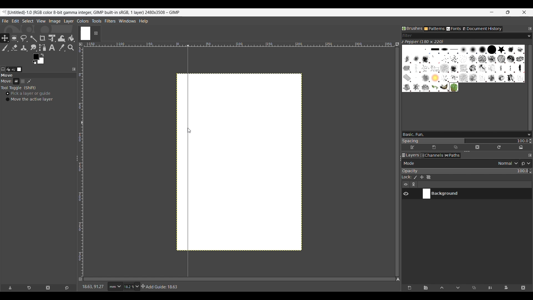 The width and height of the screenshot is (533, 300). Describe the element at coordinates (67, 288) in the screenshot. I see `Reset to default values` at that location.